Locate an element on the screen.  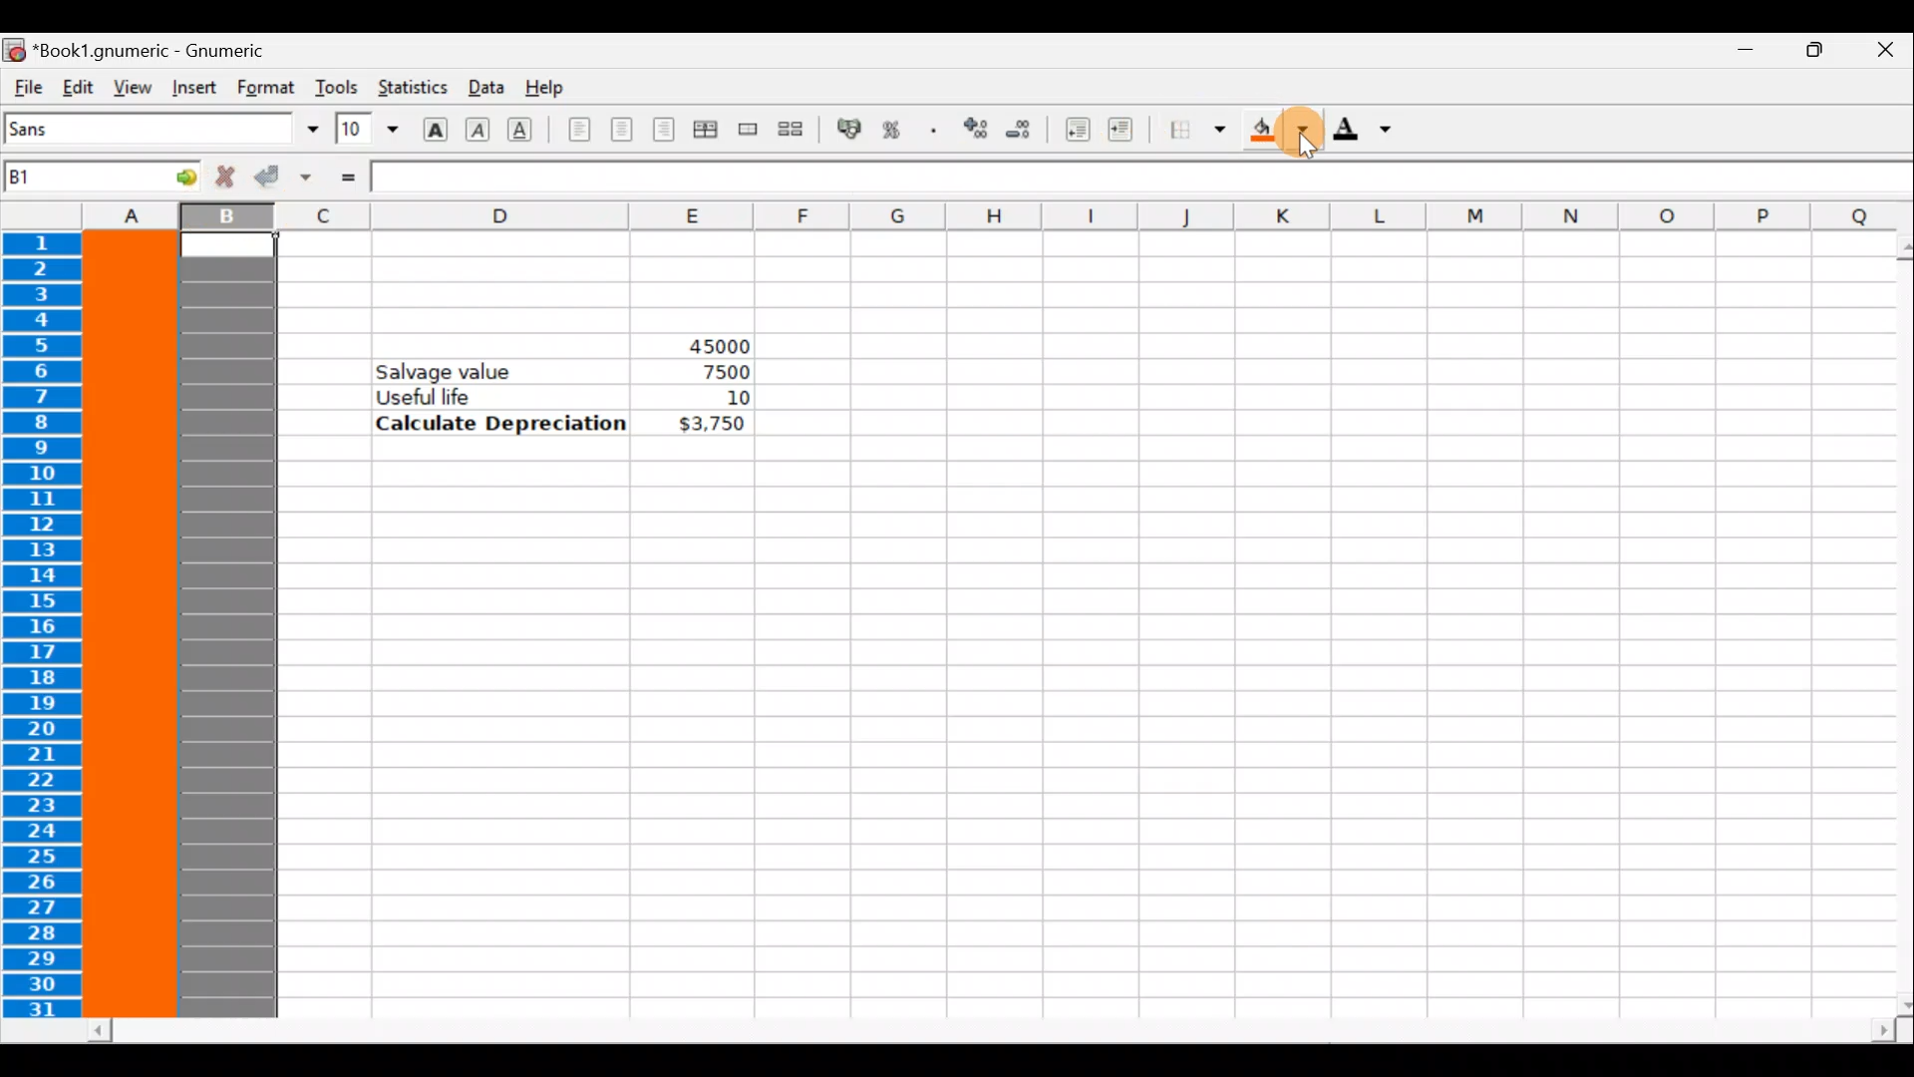
Salvage value is located at coordinates (456, 370).